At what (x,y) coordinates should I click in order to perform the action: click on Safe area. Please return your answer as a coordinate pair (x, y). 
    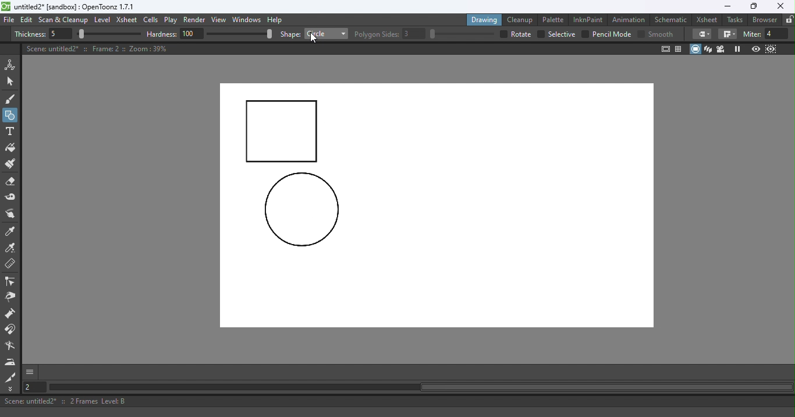
    Looking at the image, I should click on (665, 49).